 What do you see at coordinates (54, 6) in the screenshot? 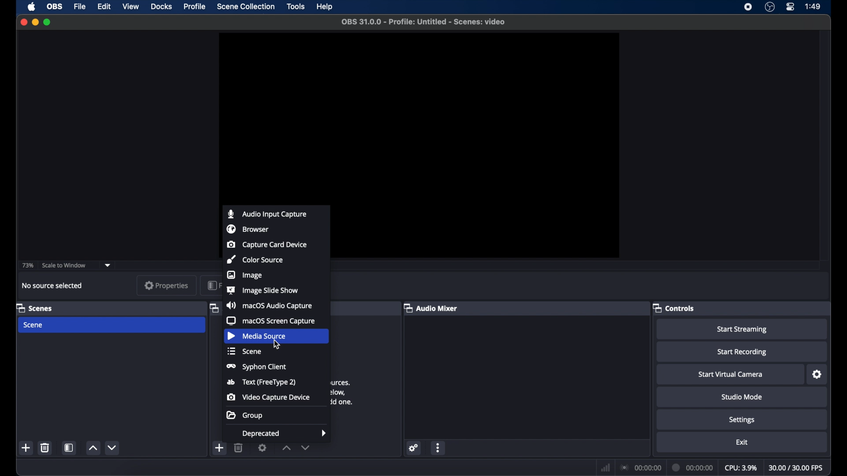
I see `obs` at bounding box center [54, 6].